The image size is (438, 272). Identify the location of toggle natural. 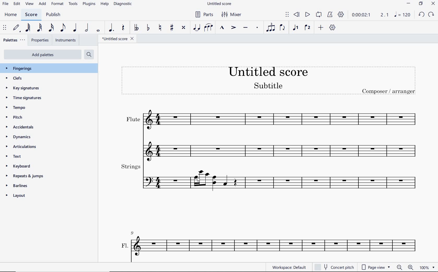
(161, 27).